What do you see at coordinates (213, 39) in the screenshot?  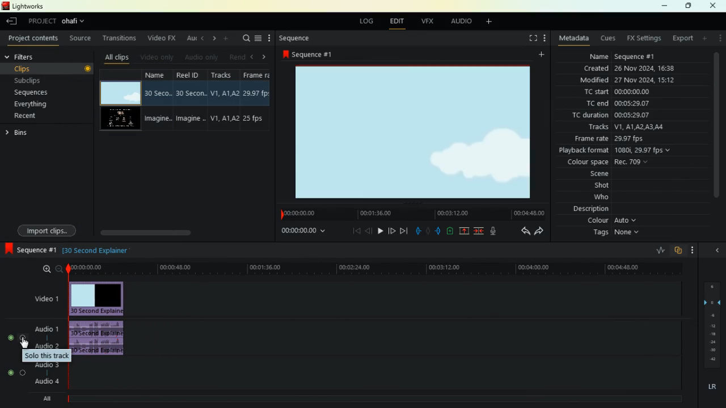 I see `right` at bounding box center [213, 39].